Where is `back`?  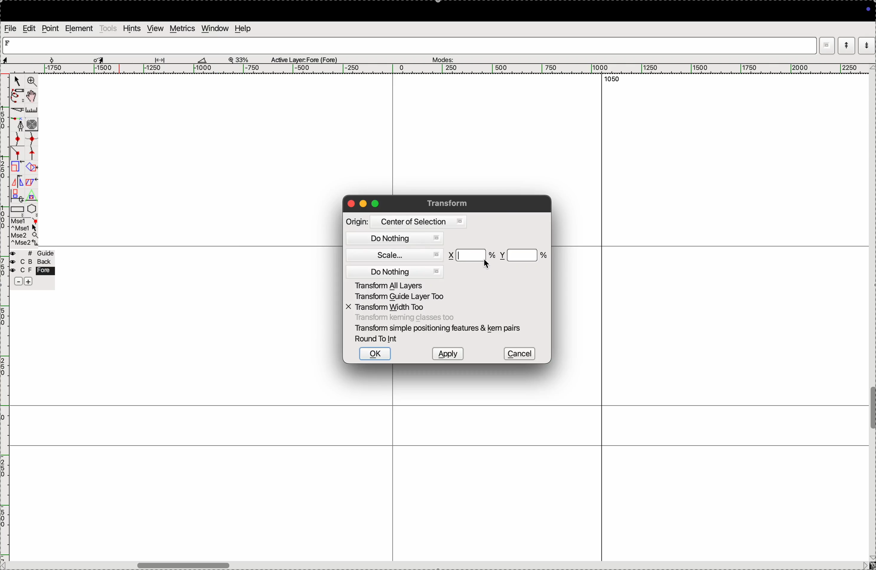
back is located at coordinates (30, 262).